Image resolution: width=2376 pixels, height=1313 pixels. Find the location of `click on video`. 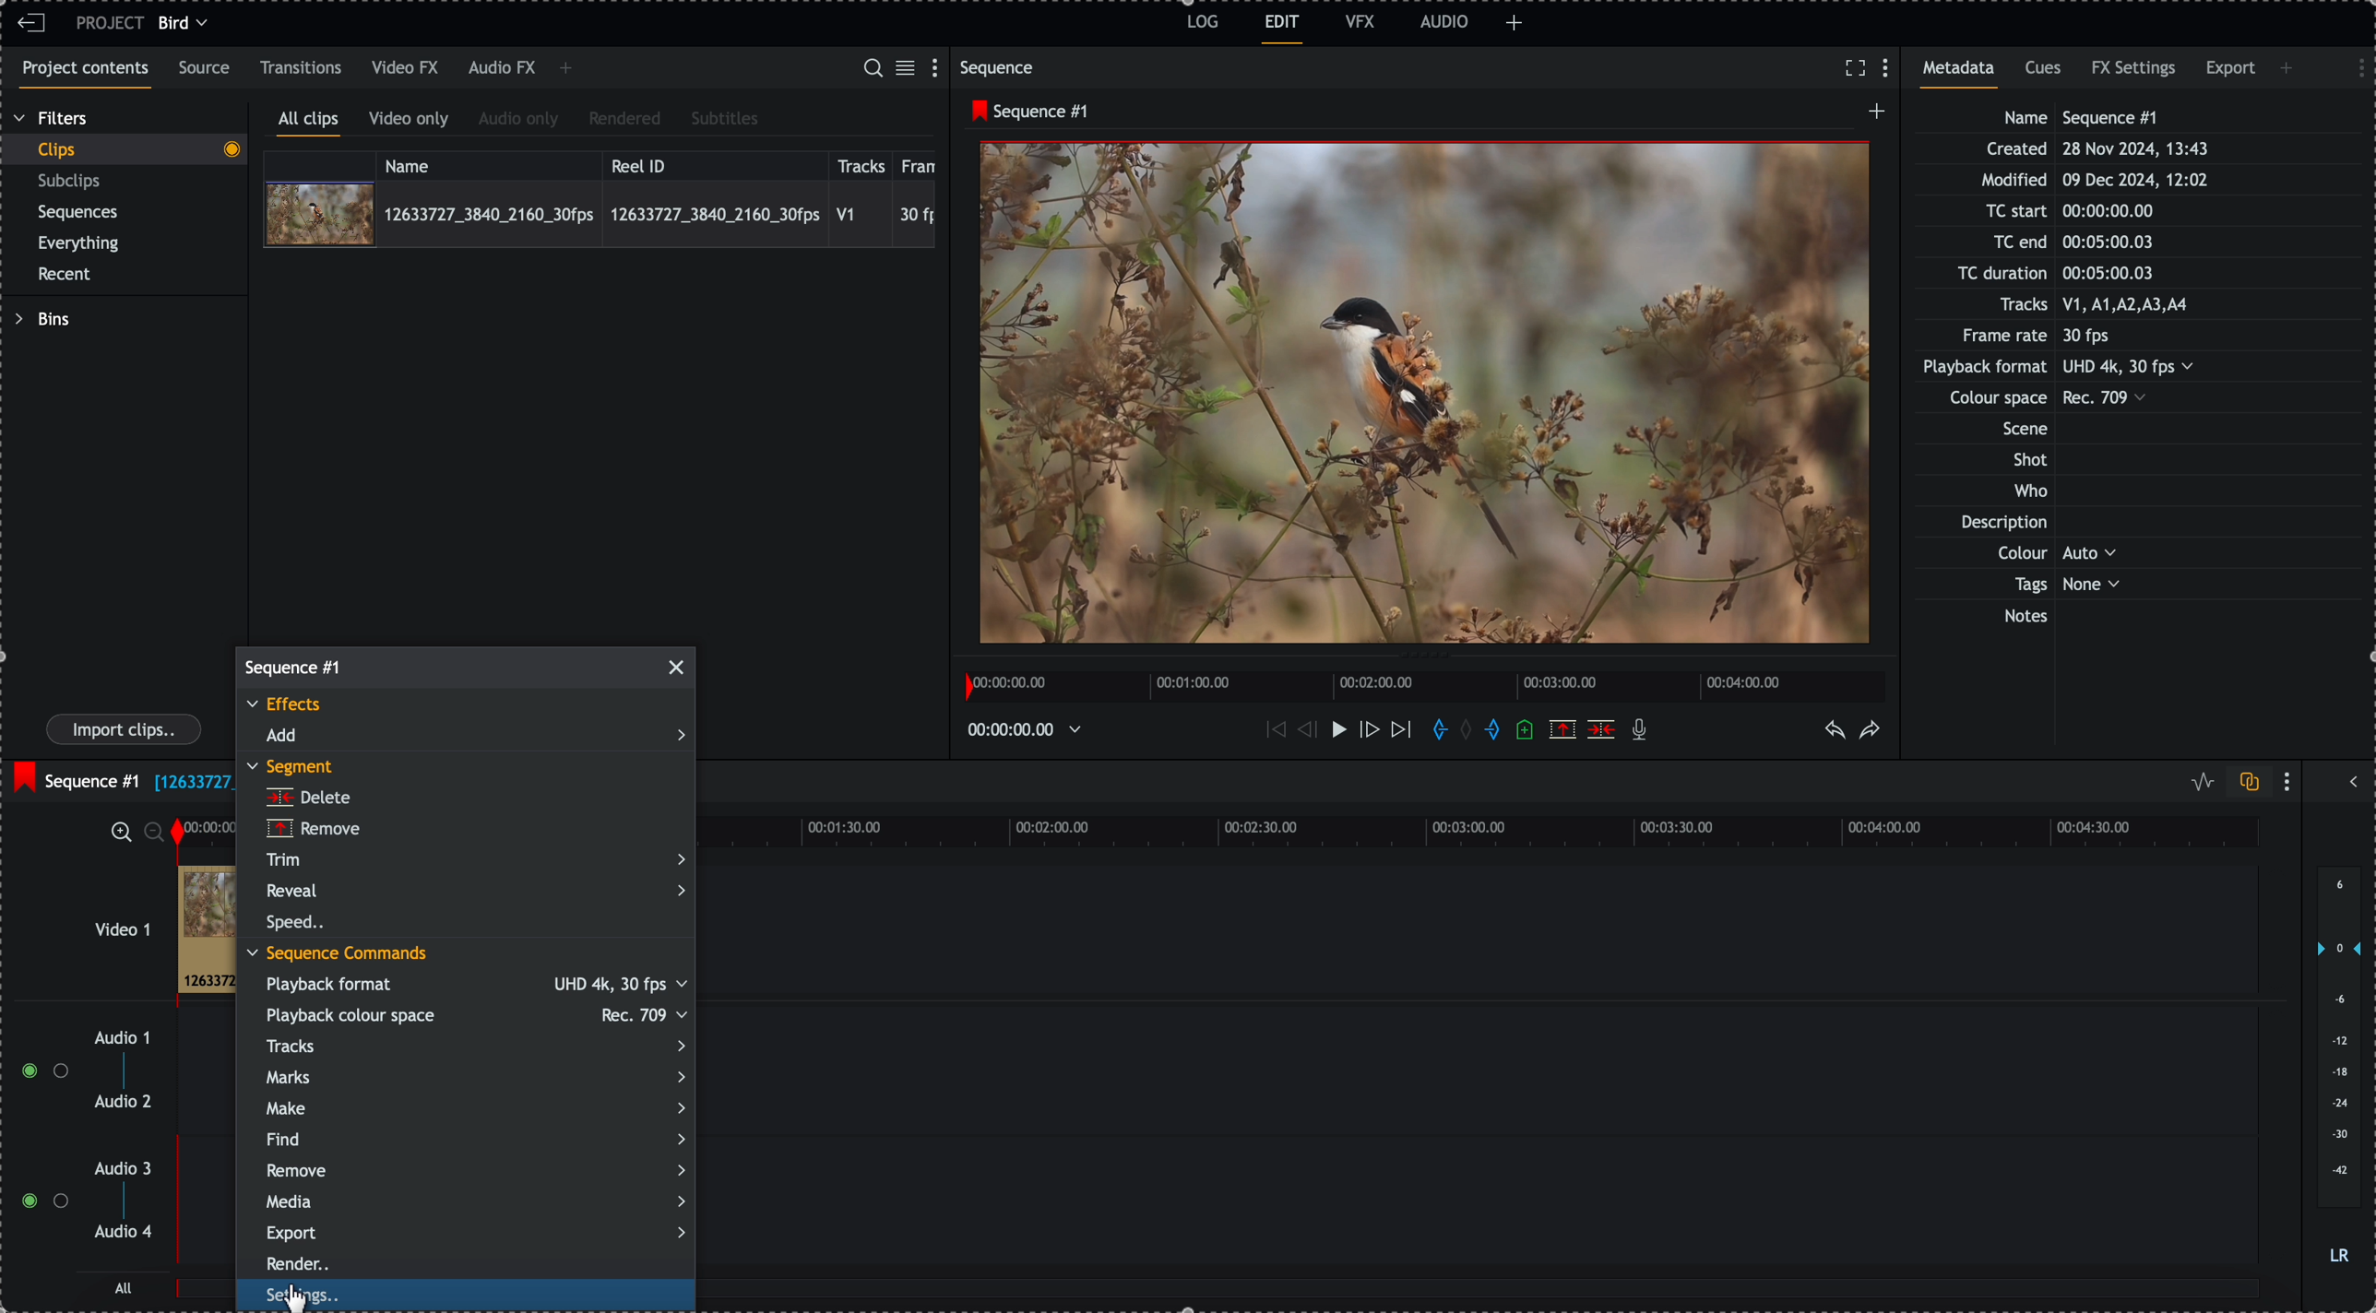

click on video is located at coordinates (600, 213).